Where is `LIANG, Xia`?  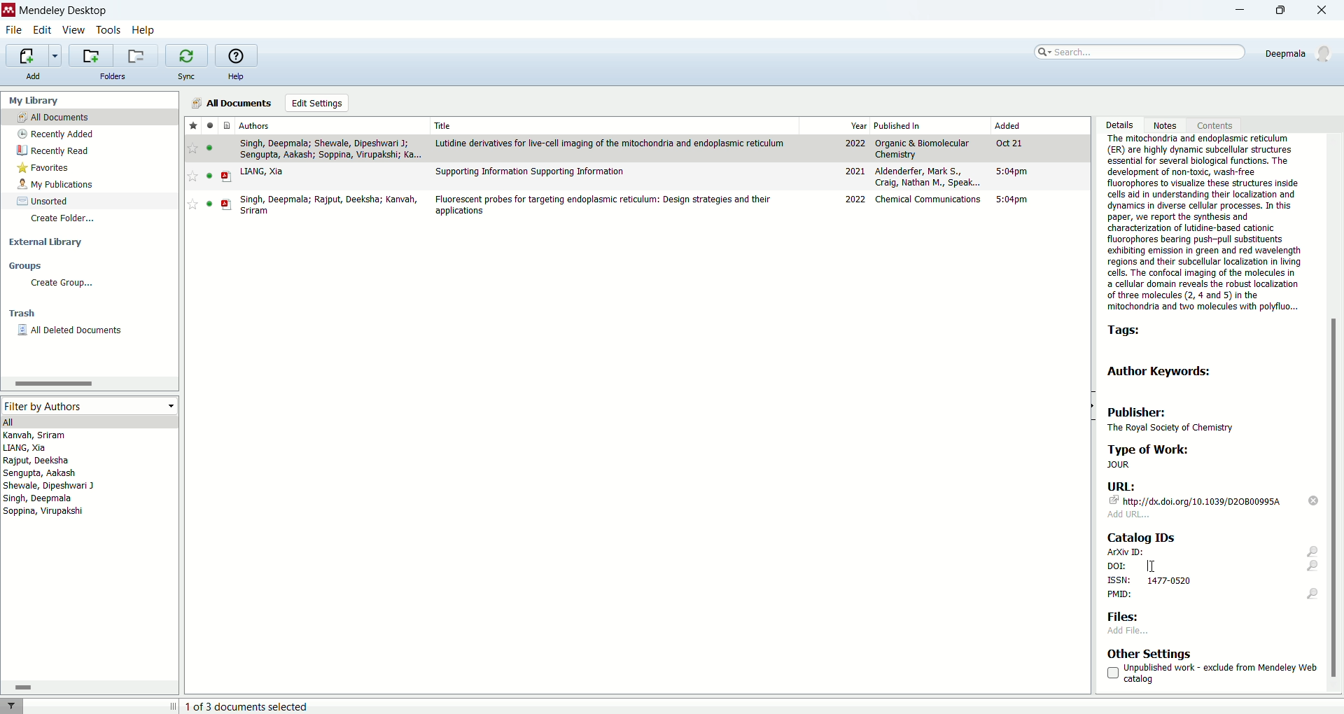 LIANG, Xia is located at coordinates (262, 171).